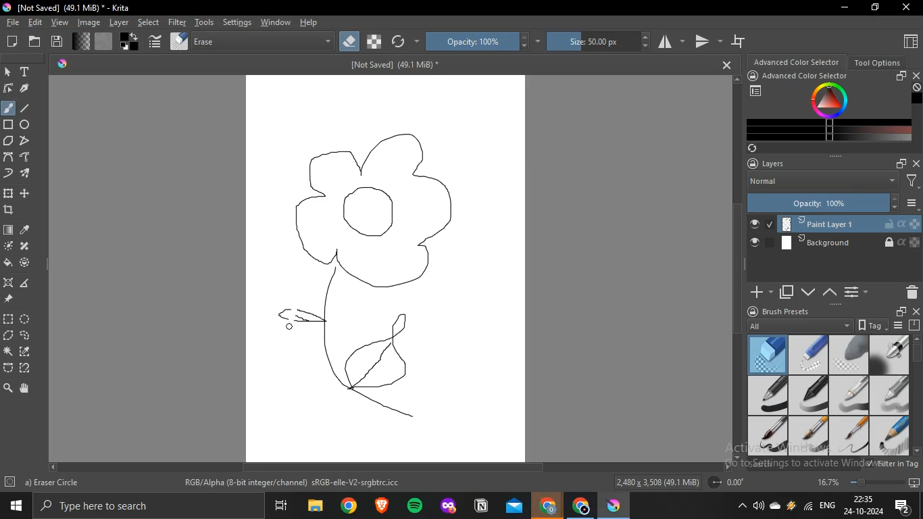 Image resolution: width=923 pixels, height=519 pixels. Describe the element at coordinates (808, 291) in the screenshot. I see `mask down` at that location.